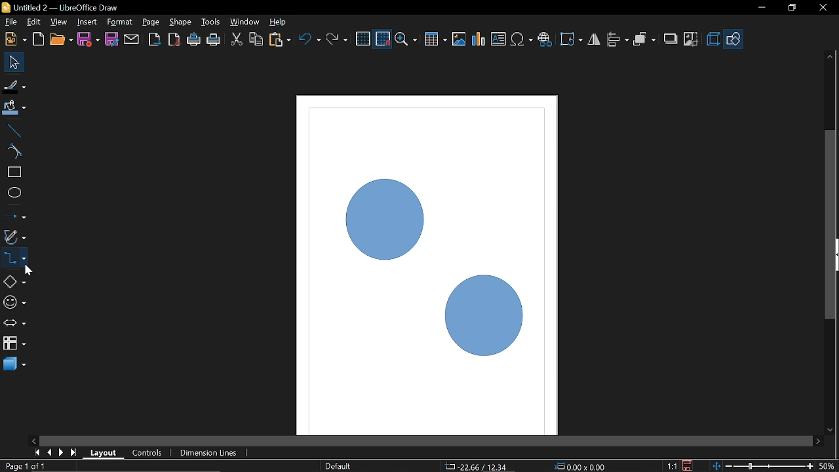  I want to click on Zoom, so click(408, 39).